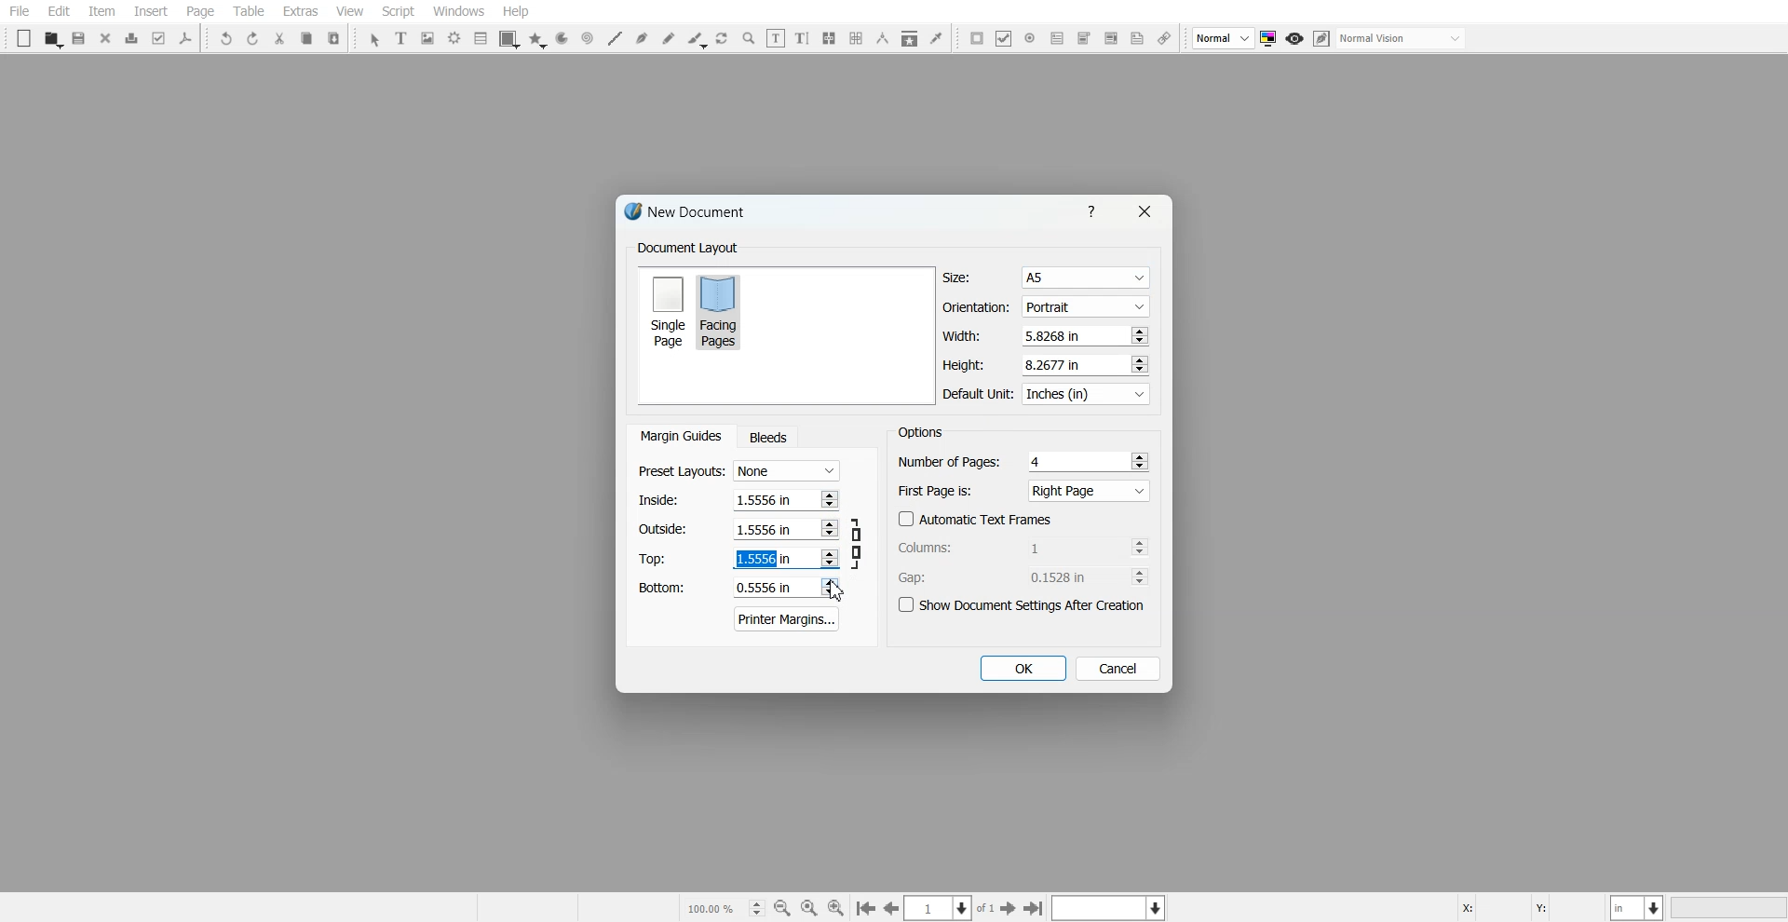 This screenshot has width=1788, height=922. I want to click on Edit in preview mode, so click(1322, 38).